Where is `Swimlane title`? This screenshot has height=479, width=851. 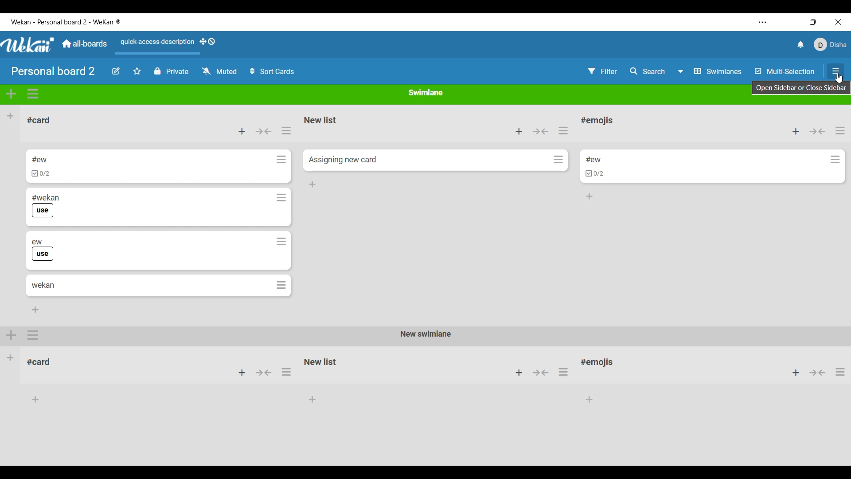 Swimlane title is located at coordinates (425, 92).